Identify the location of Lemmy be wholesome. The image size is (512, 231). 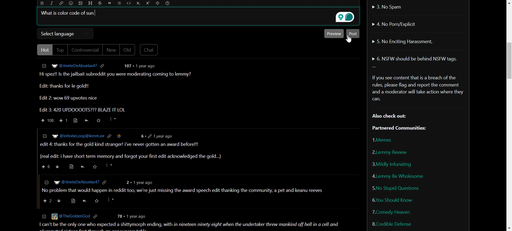
(399, 176).